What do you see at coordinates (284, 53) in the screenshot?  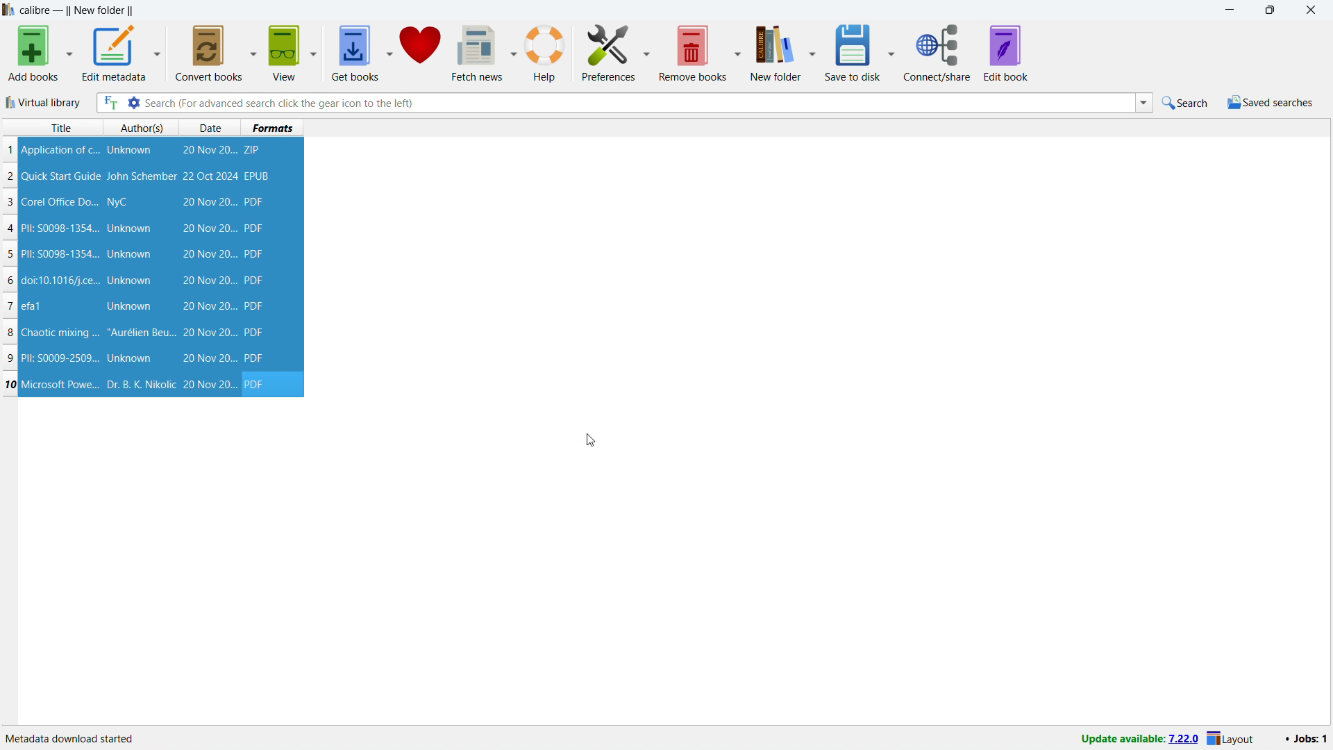 I see `view` at bounding box center [284, 53].